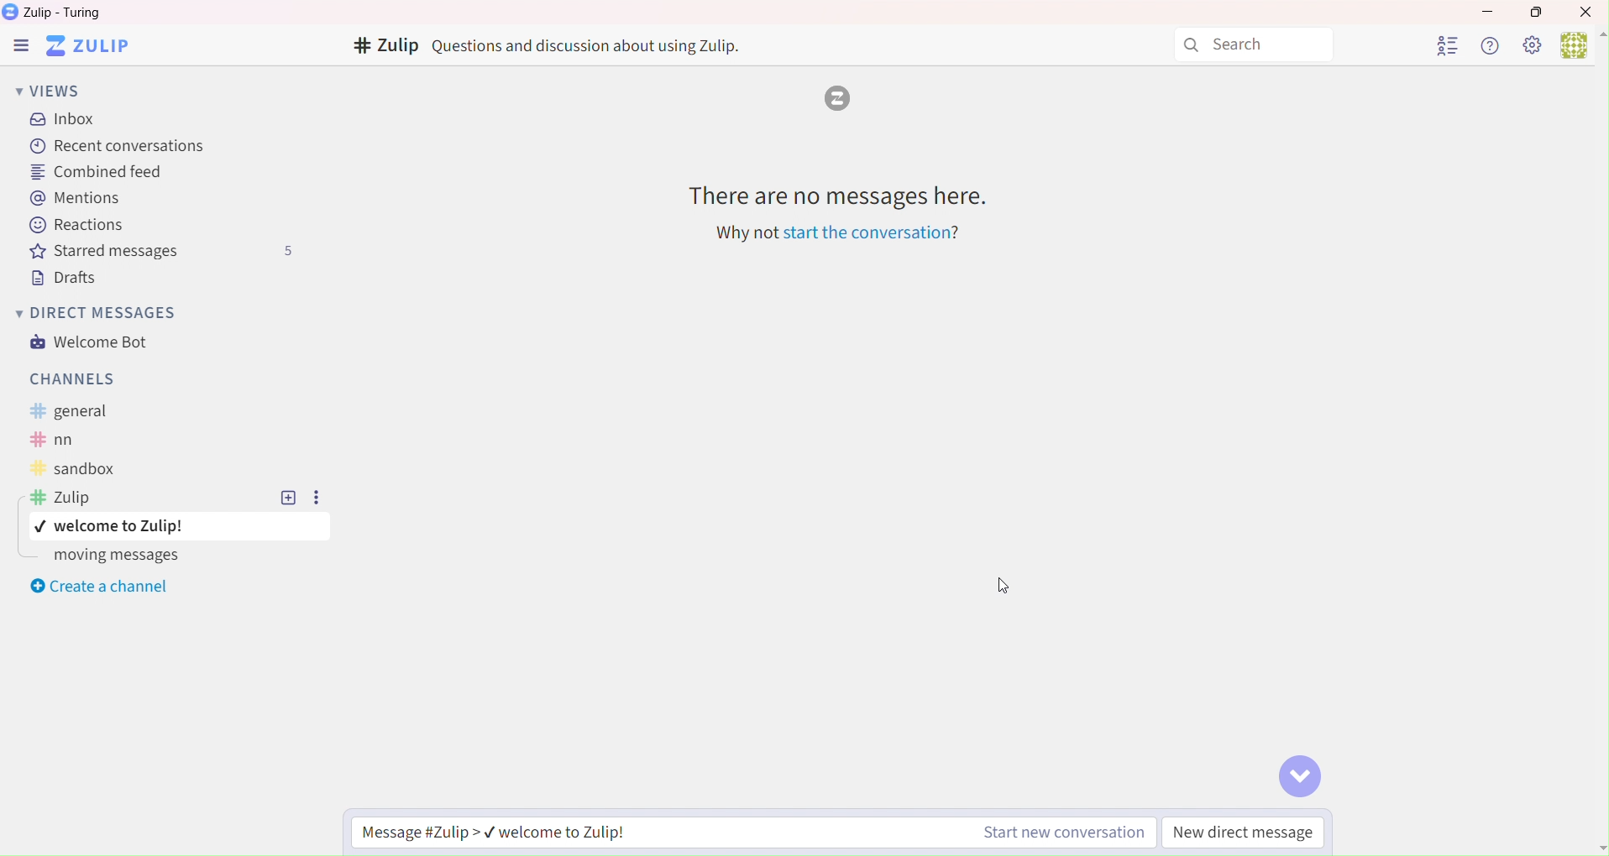 The height and width of the screenshot is (856, 1609). What do you see at coordinates (156, 249) in the screenshot?
I see `Starred messages` at bounding box center [156, 249].